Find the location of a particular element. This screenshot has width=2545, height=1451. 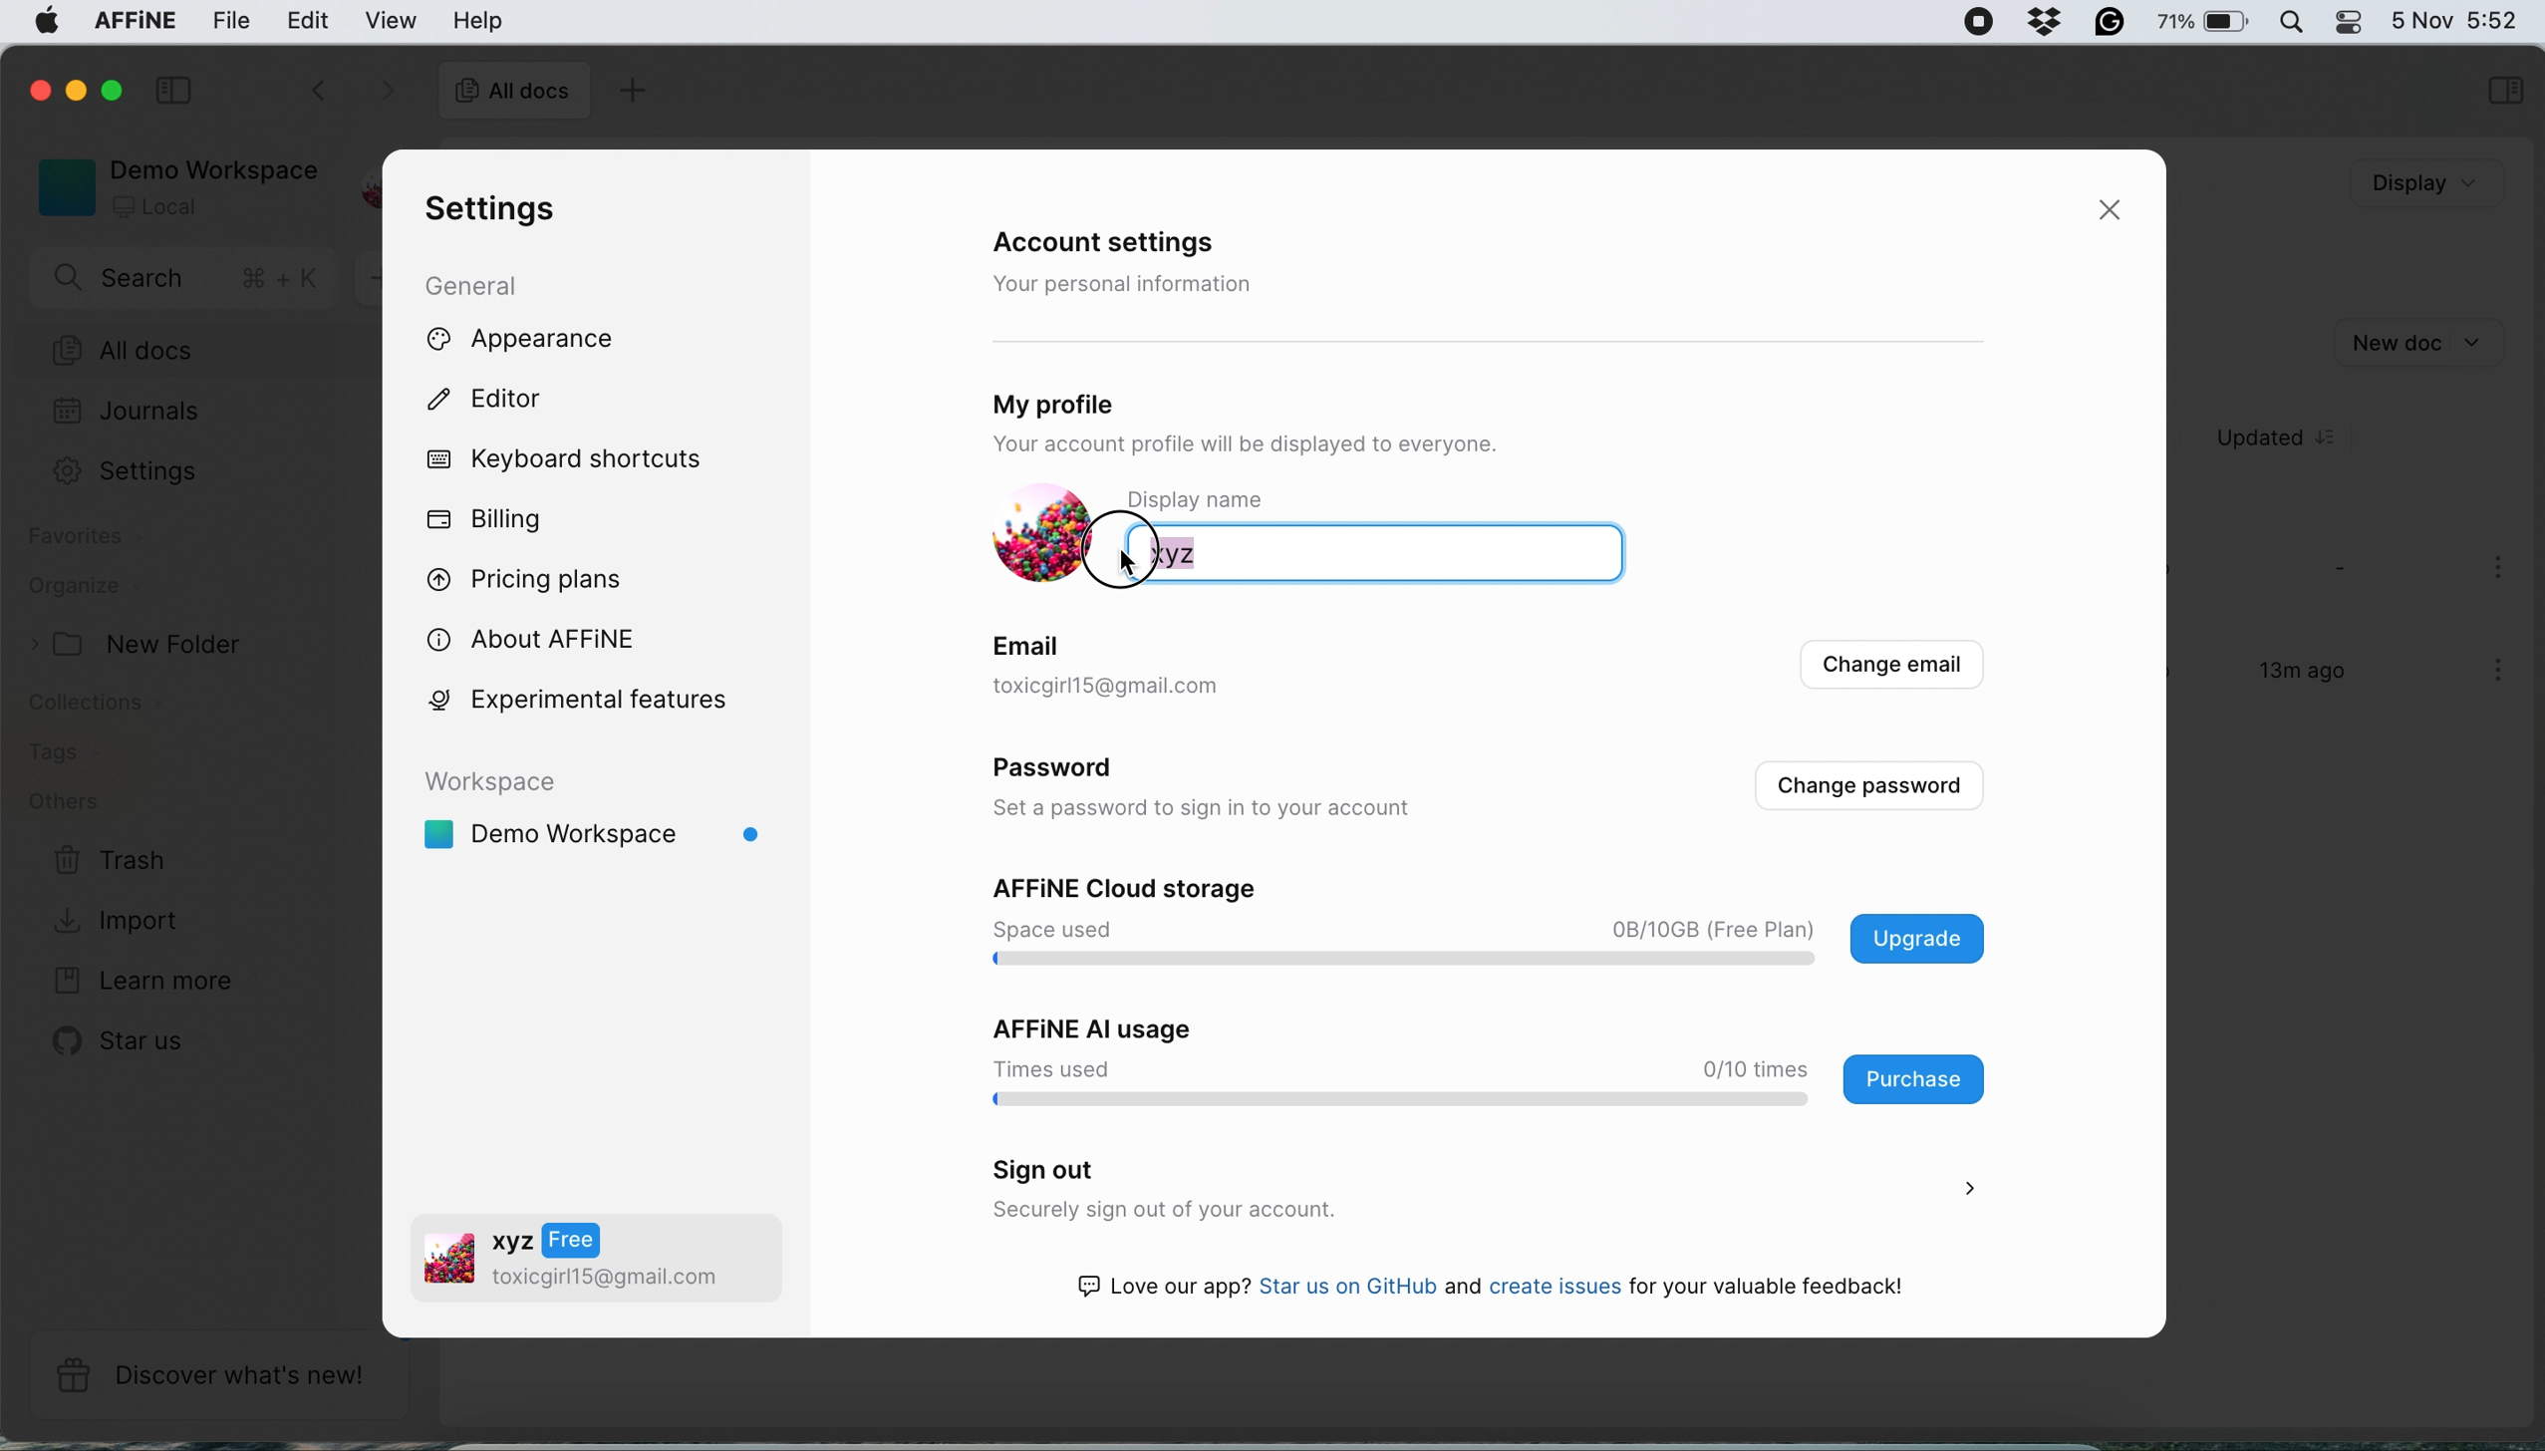

close is located at coordinates (2118, 211).